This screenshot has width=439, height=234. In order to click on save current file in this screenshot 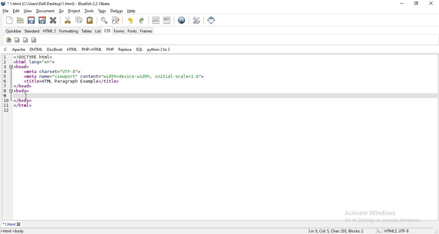, I will do `click(31, 20)`.